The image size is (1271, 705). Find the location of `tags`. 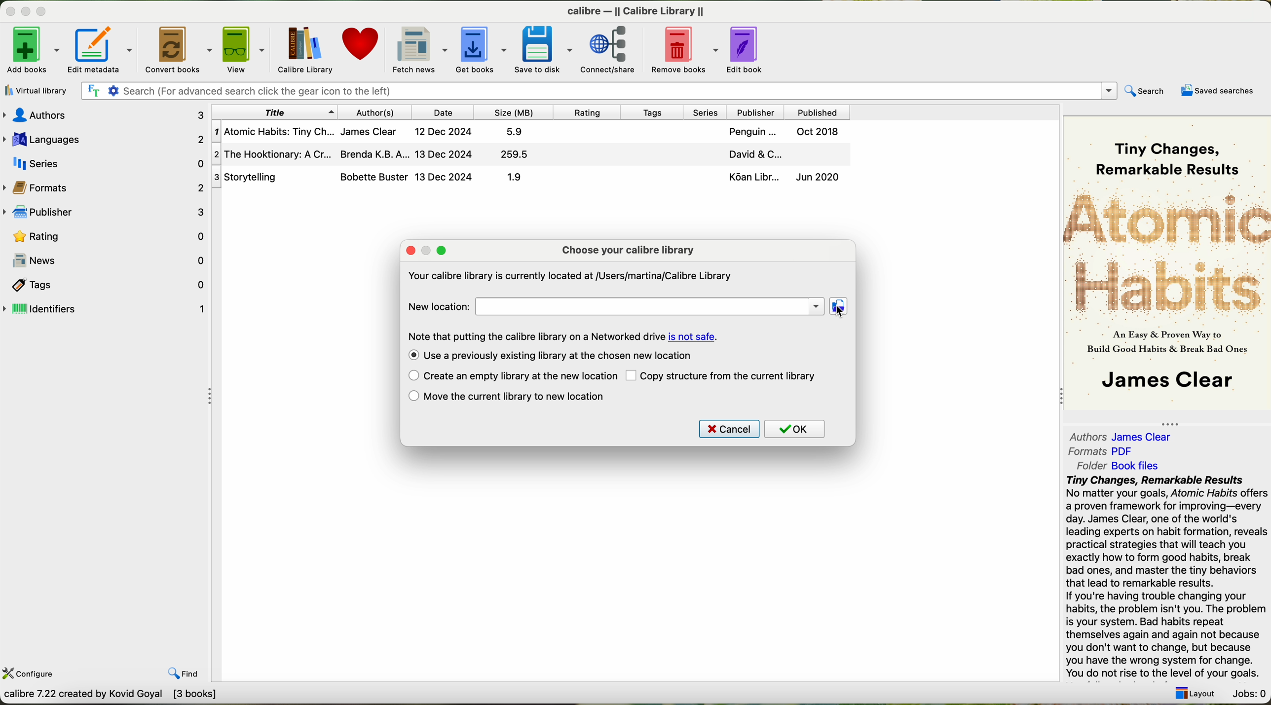

tags is located at coordinates (105, 285).